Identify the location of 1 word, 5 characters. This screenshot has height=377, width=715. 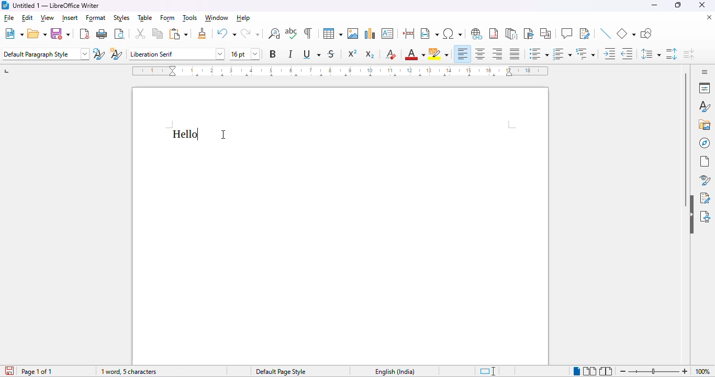
(129, 372).